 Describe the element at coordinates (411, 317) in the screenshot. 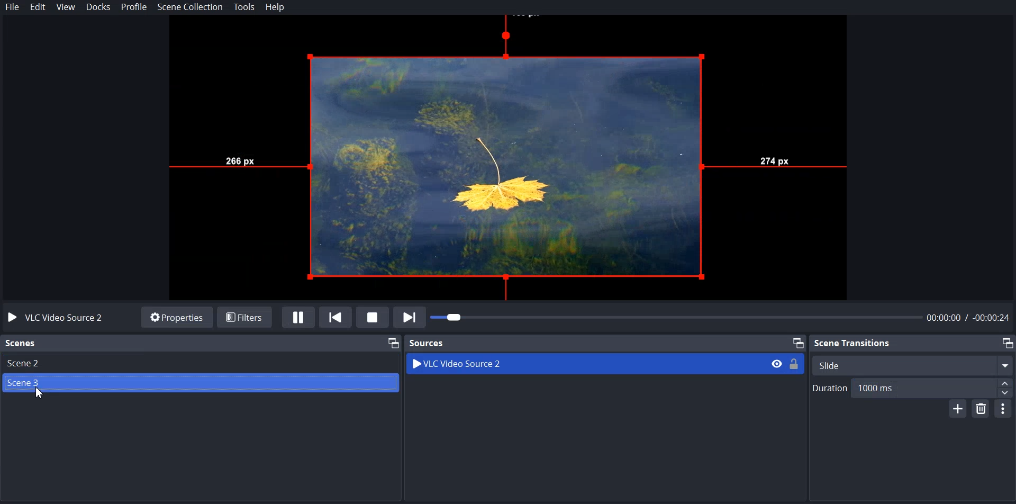

I see `Next Playlist` at that location.